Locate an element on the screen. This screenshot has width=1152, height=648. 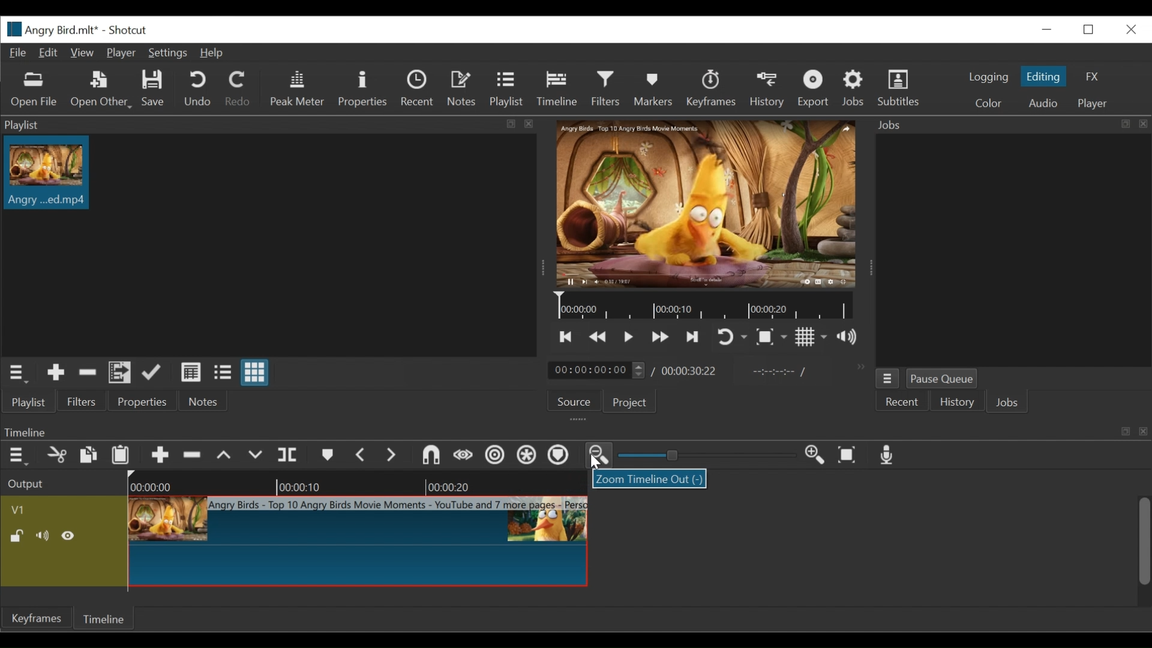
Jobs is located at coordinates (1007, 402).